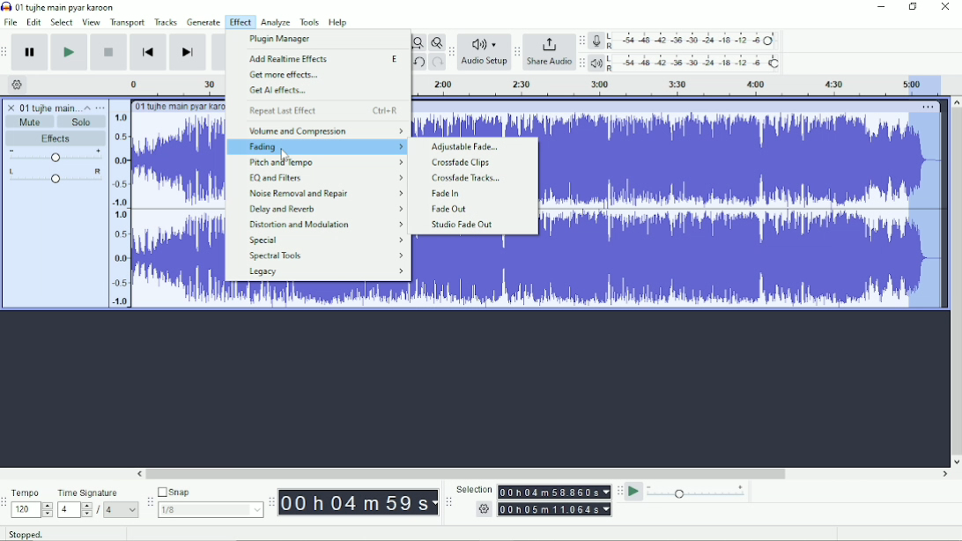  Describe the element at coordinates (98, 493) in the screenshot. I see `Time signature` at that location.